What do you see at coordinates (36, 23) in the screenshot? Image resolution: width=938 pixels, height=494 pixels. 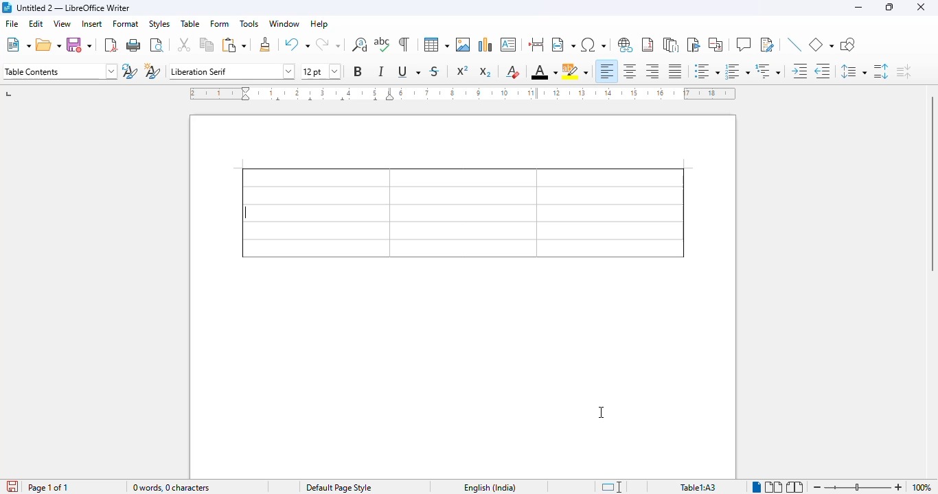 I see `edit` at bounding box center [36, 23].